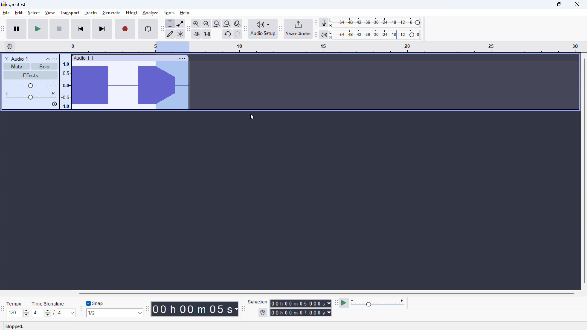  What do you see at coordinates (137, 58) in the screenshot?
I see `Click to drag ` at bounding box center [137, 58].